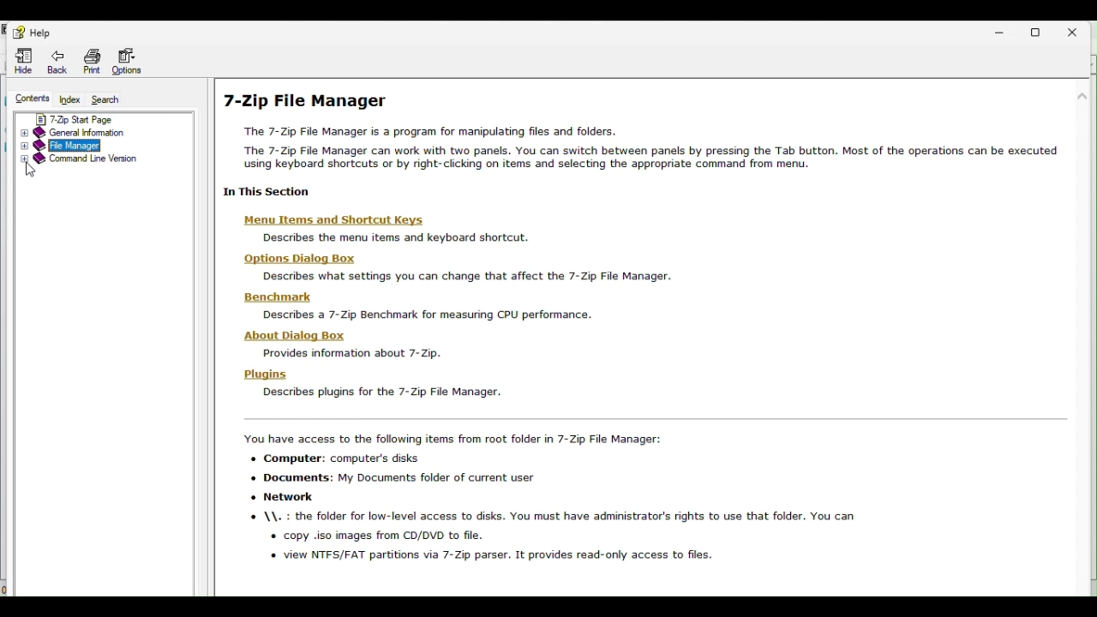 The width and height of the screenshot is (1097, 617). Describe the element at coordinates (91, 59) in the screenshot. I see `Print` at that location.